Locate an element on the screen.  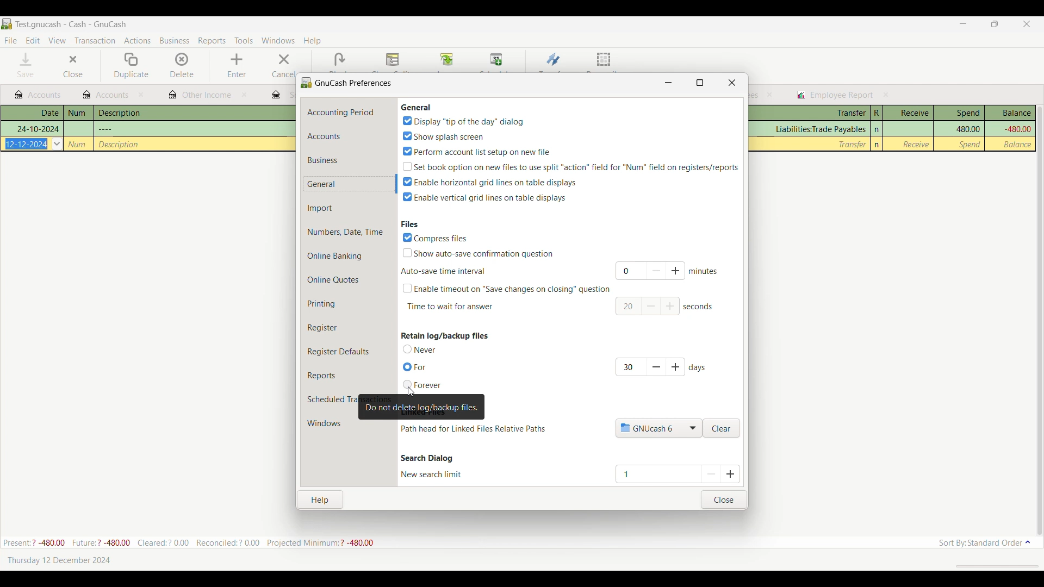
Spend column is located at coordinates (959, 113).